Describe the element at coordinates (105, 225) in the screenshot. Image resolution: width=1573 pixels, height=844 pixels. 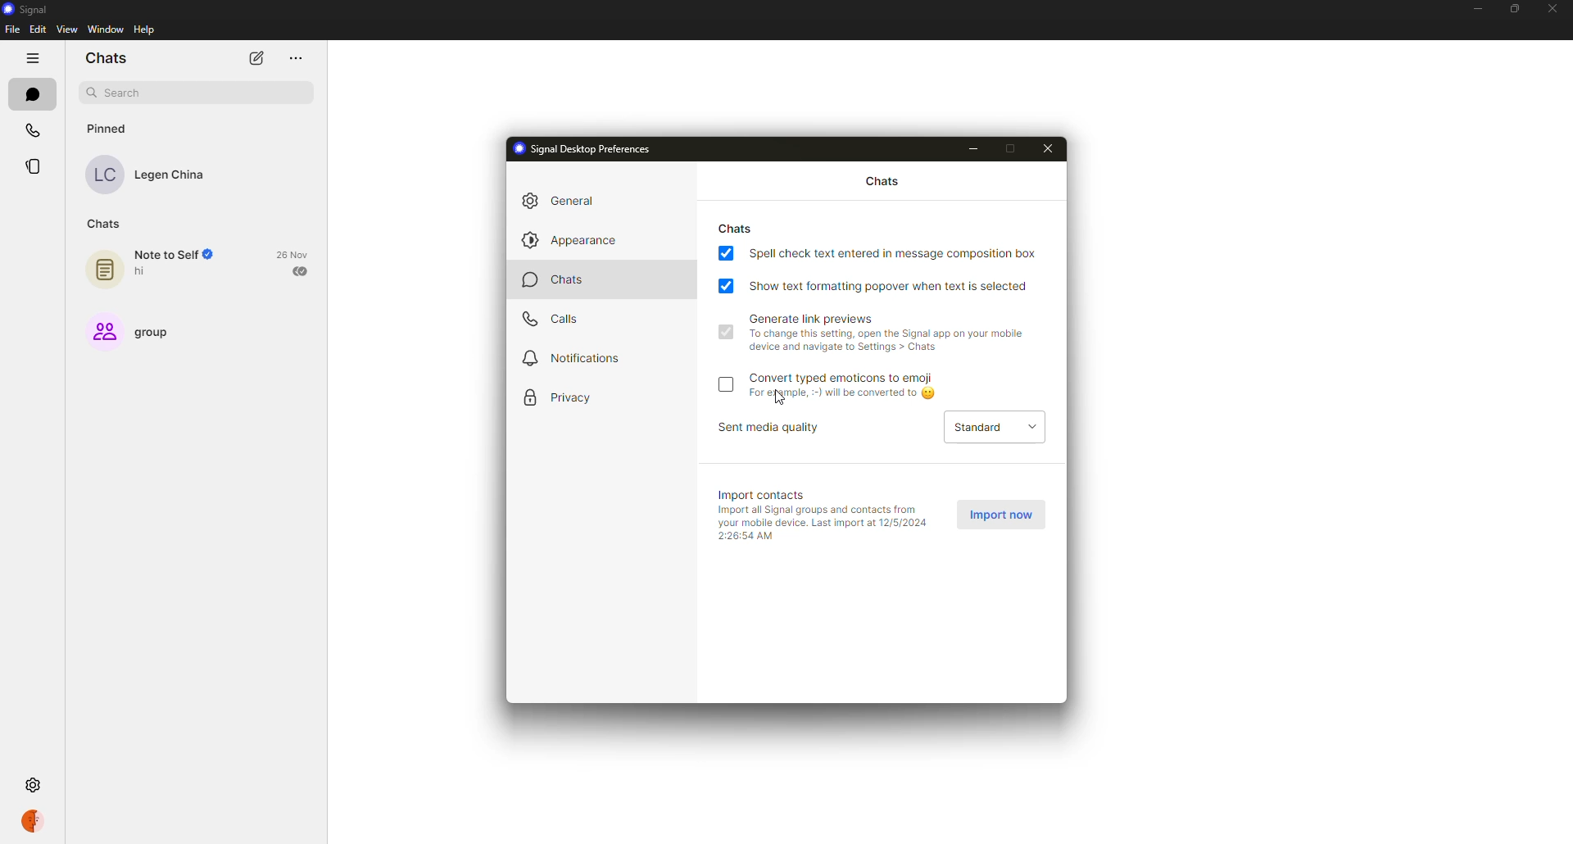
I see `chats` at that location.